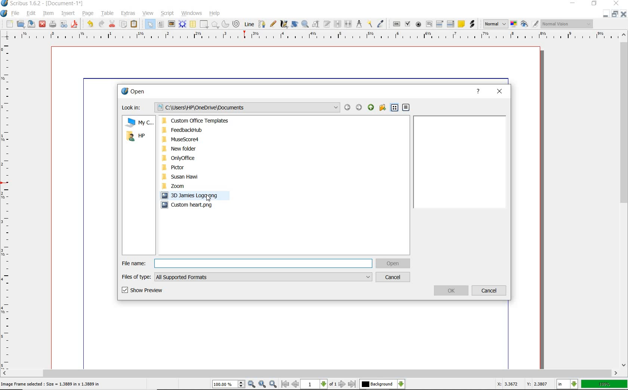  What do you see at coordinates (177, 186) in the screenshot?
I see `Zoom` at bounding box center [177, 186].